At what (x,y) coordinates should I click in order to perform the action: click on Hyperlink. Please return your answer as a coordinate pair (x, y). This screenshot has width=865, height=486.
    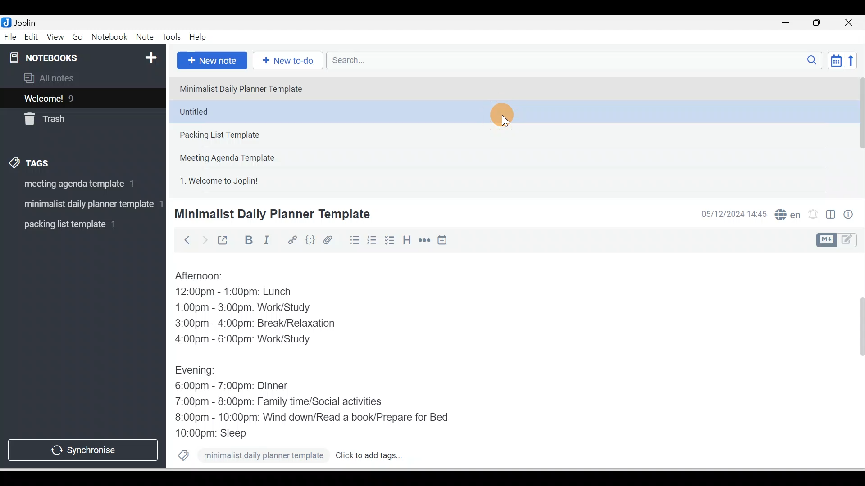
    Looking at the image, I should click on (291, 241).